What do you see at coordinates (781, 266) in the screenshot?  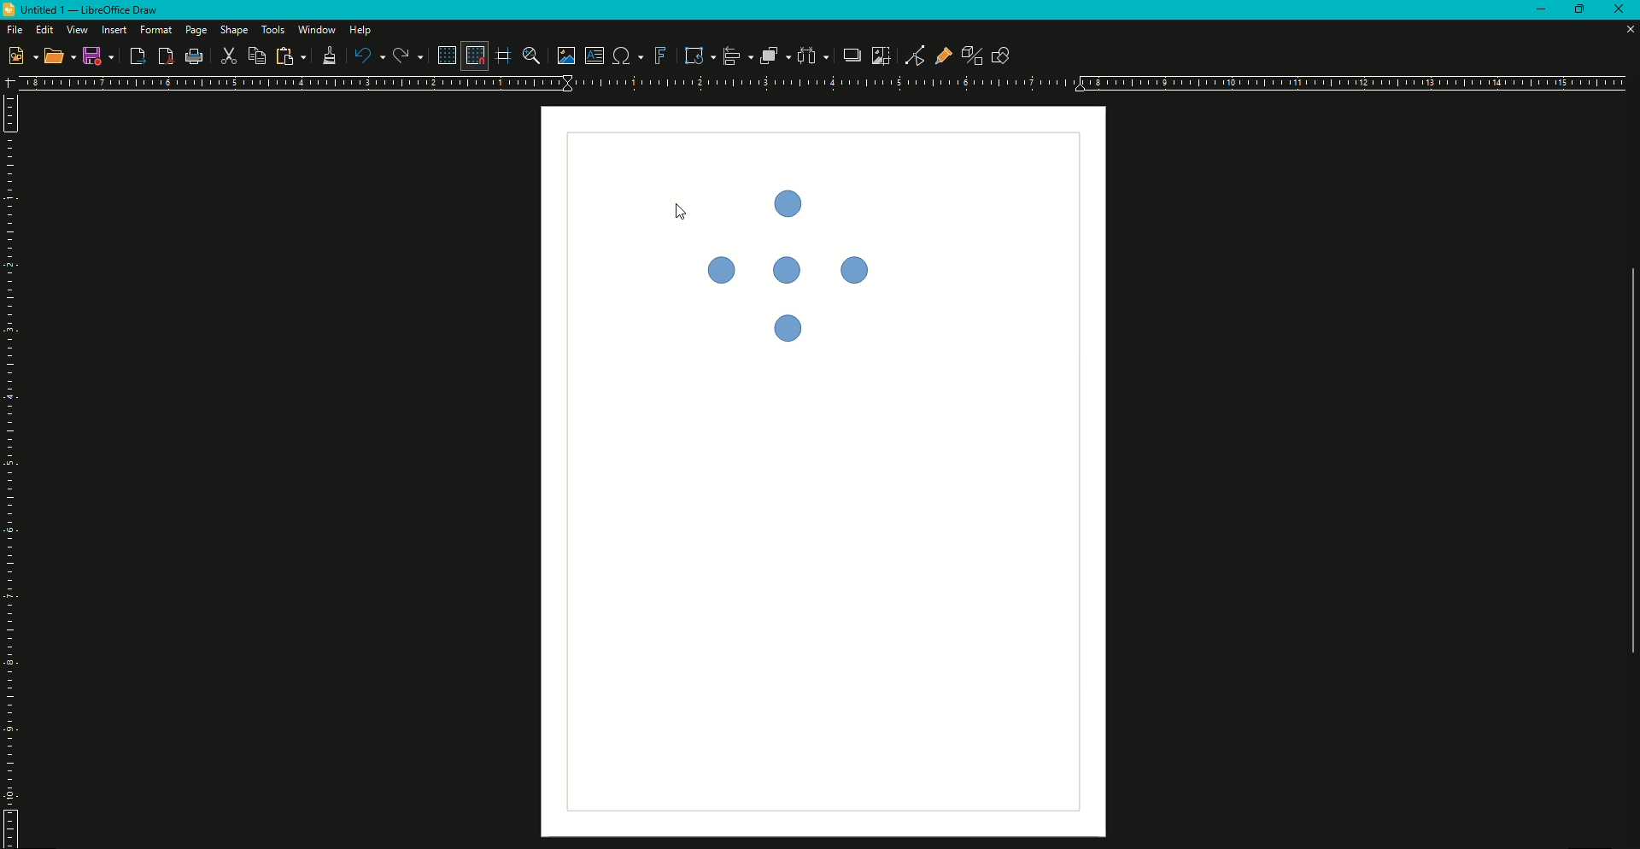 I see `Dots` at bounding box center [781, 266].